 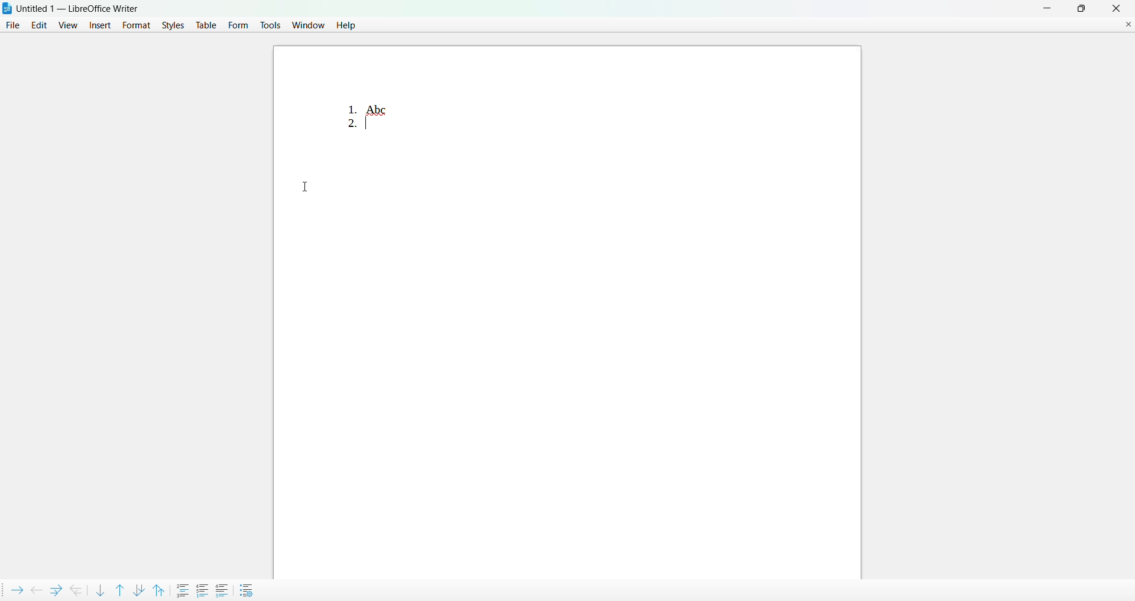 I want to click on maximum, so click(x=1082, y=8).